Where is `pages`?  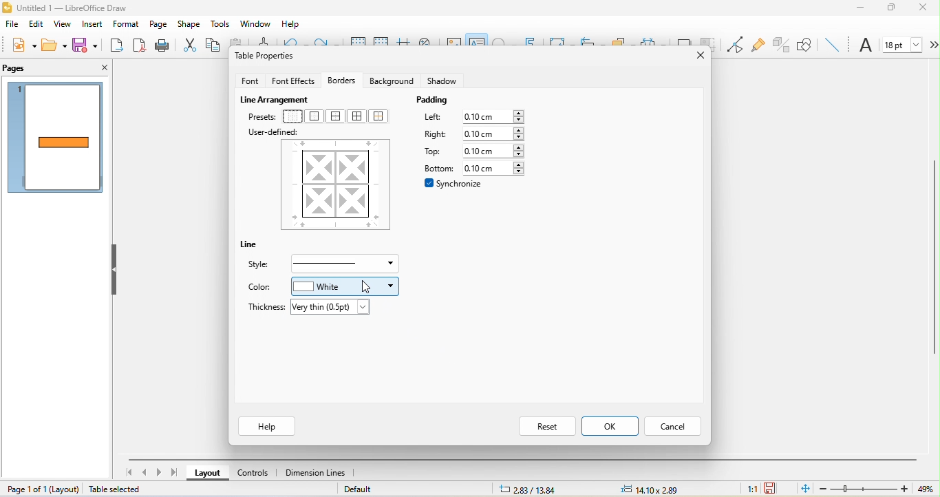 pages is located at coordinates (17, 68).